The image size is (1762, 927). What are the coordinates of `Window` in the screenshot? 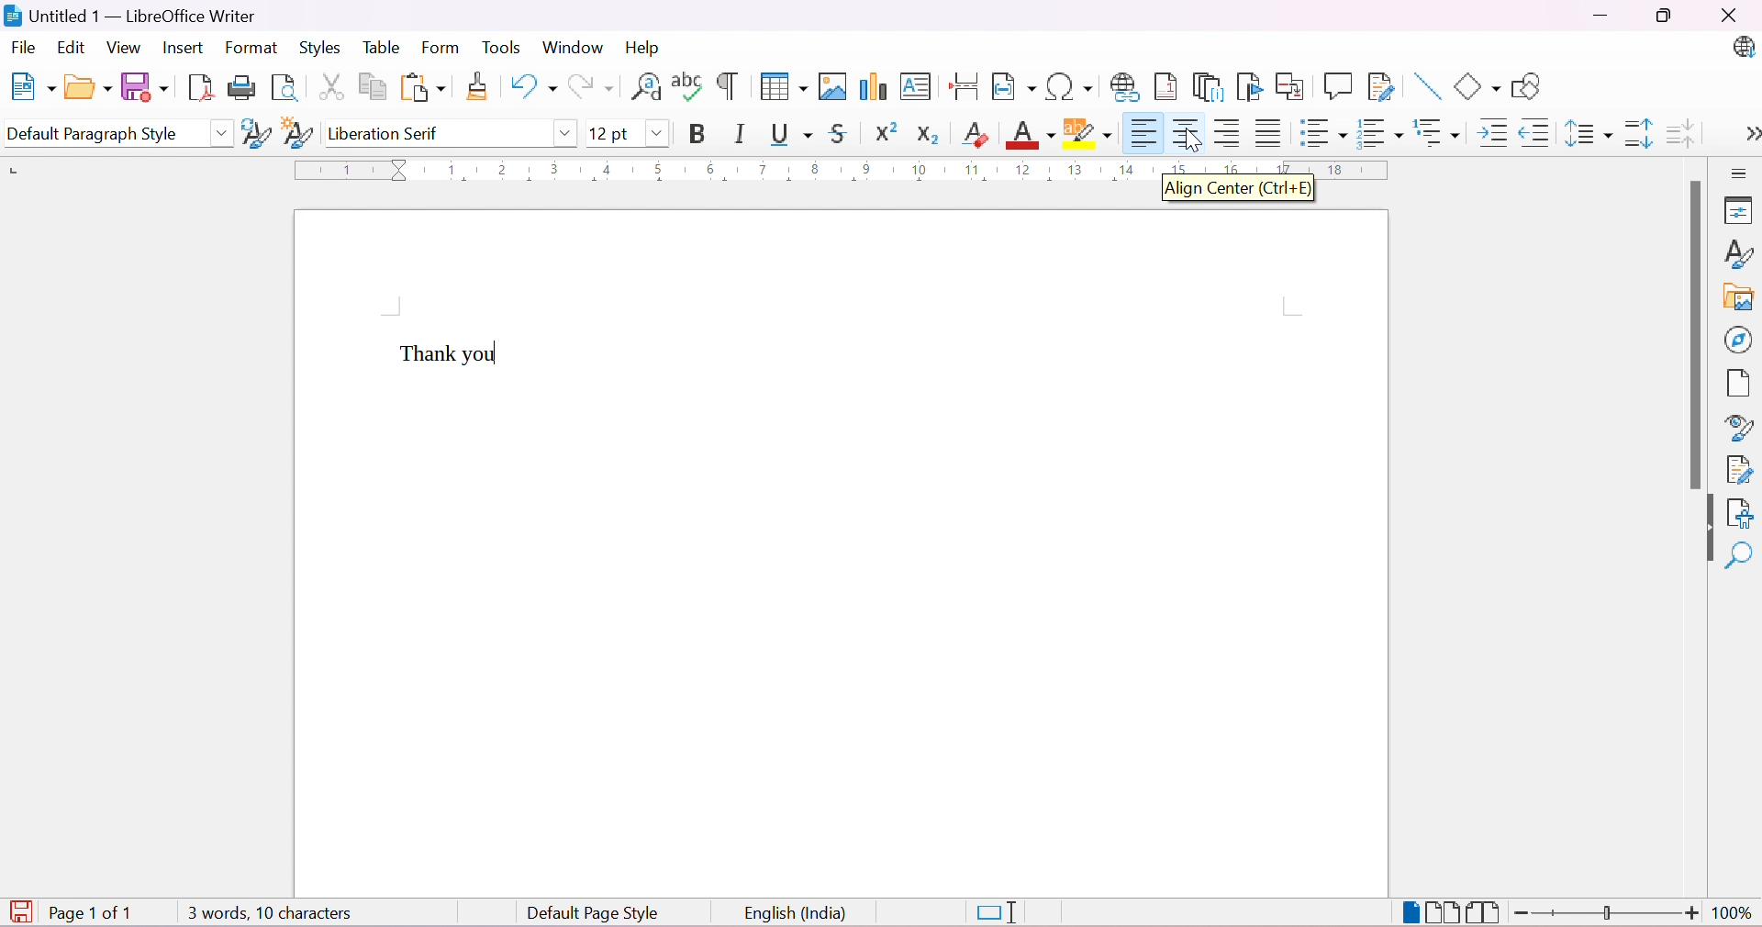 It's located at (572, 47).